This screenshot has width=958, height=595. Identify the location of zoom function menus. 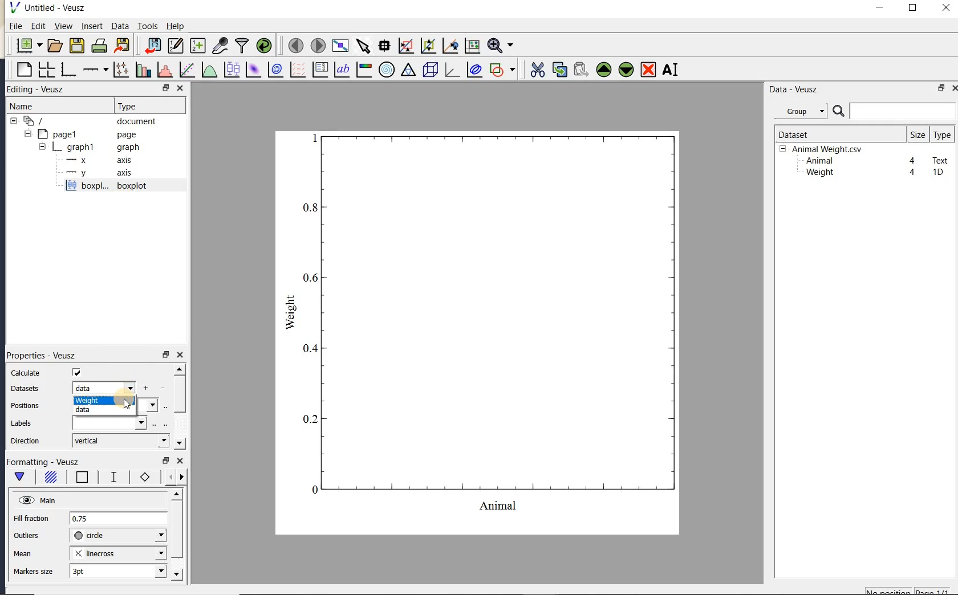
(500, 46).